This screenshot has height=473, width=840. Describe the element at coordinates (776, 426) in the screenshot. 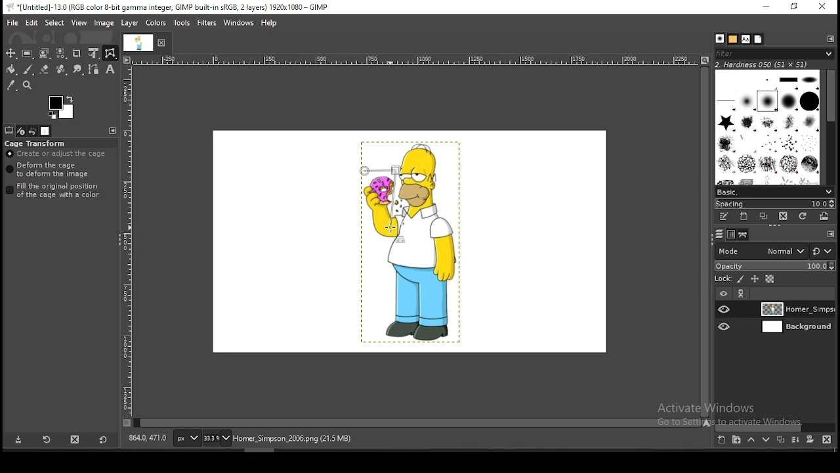

I see `scroll bar` at that location.